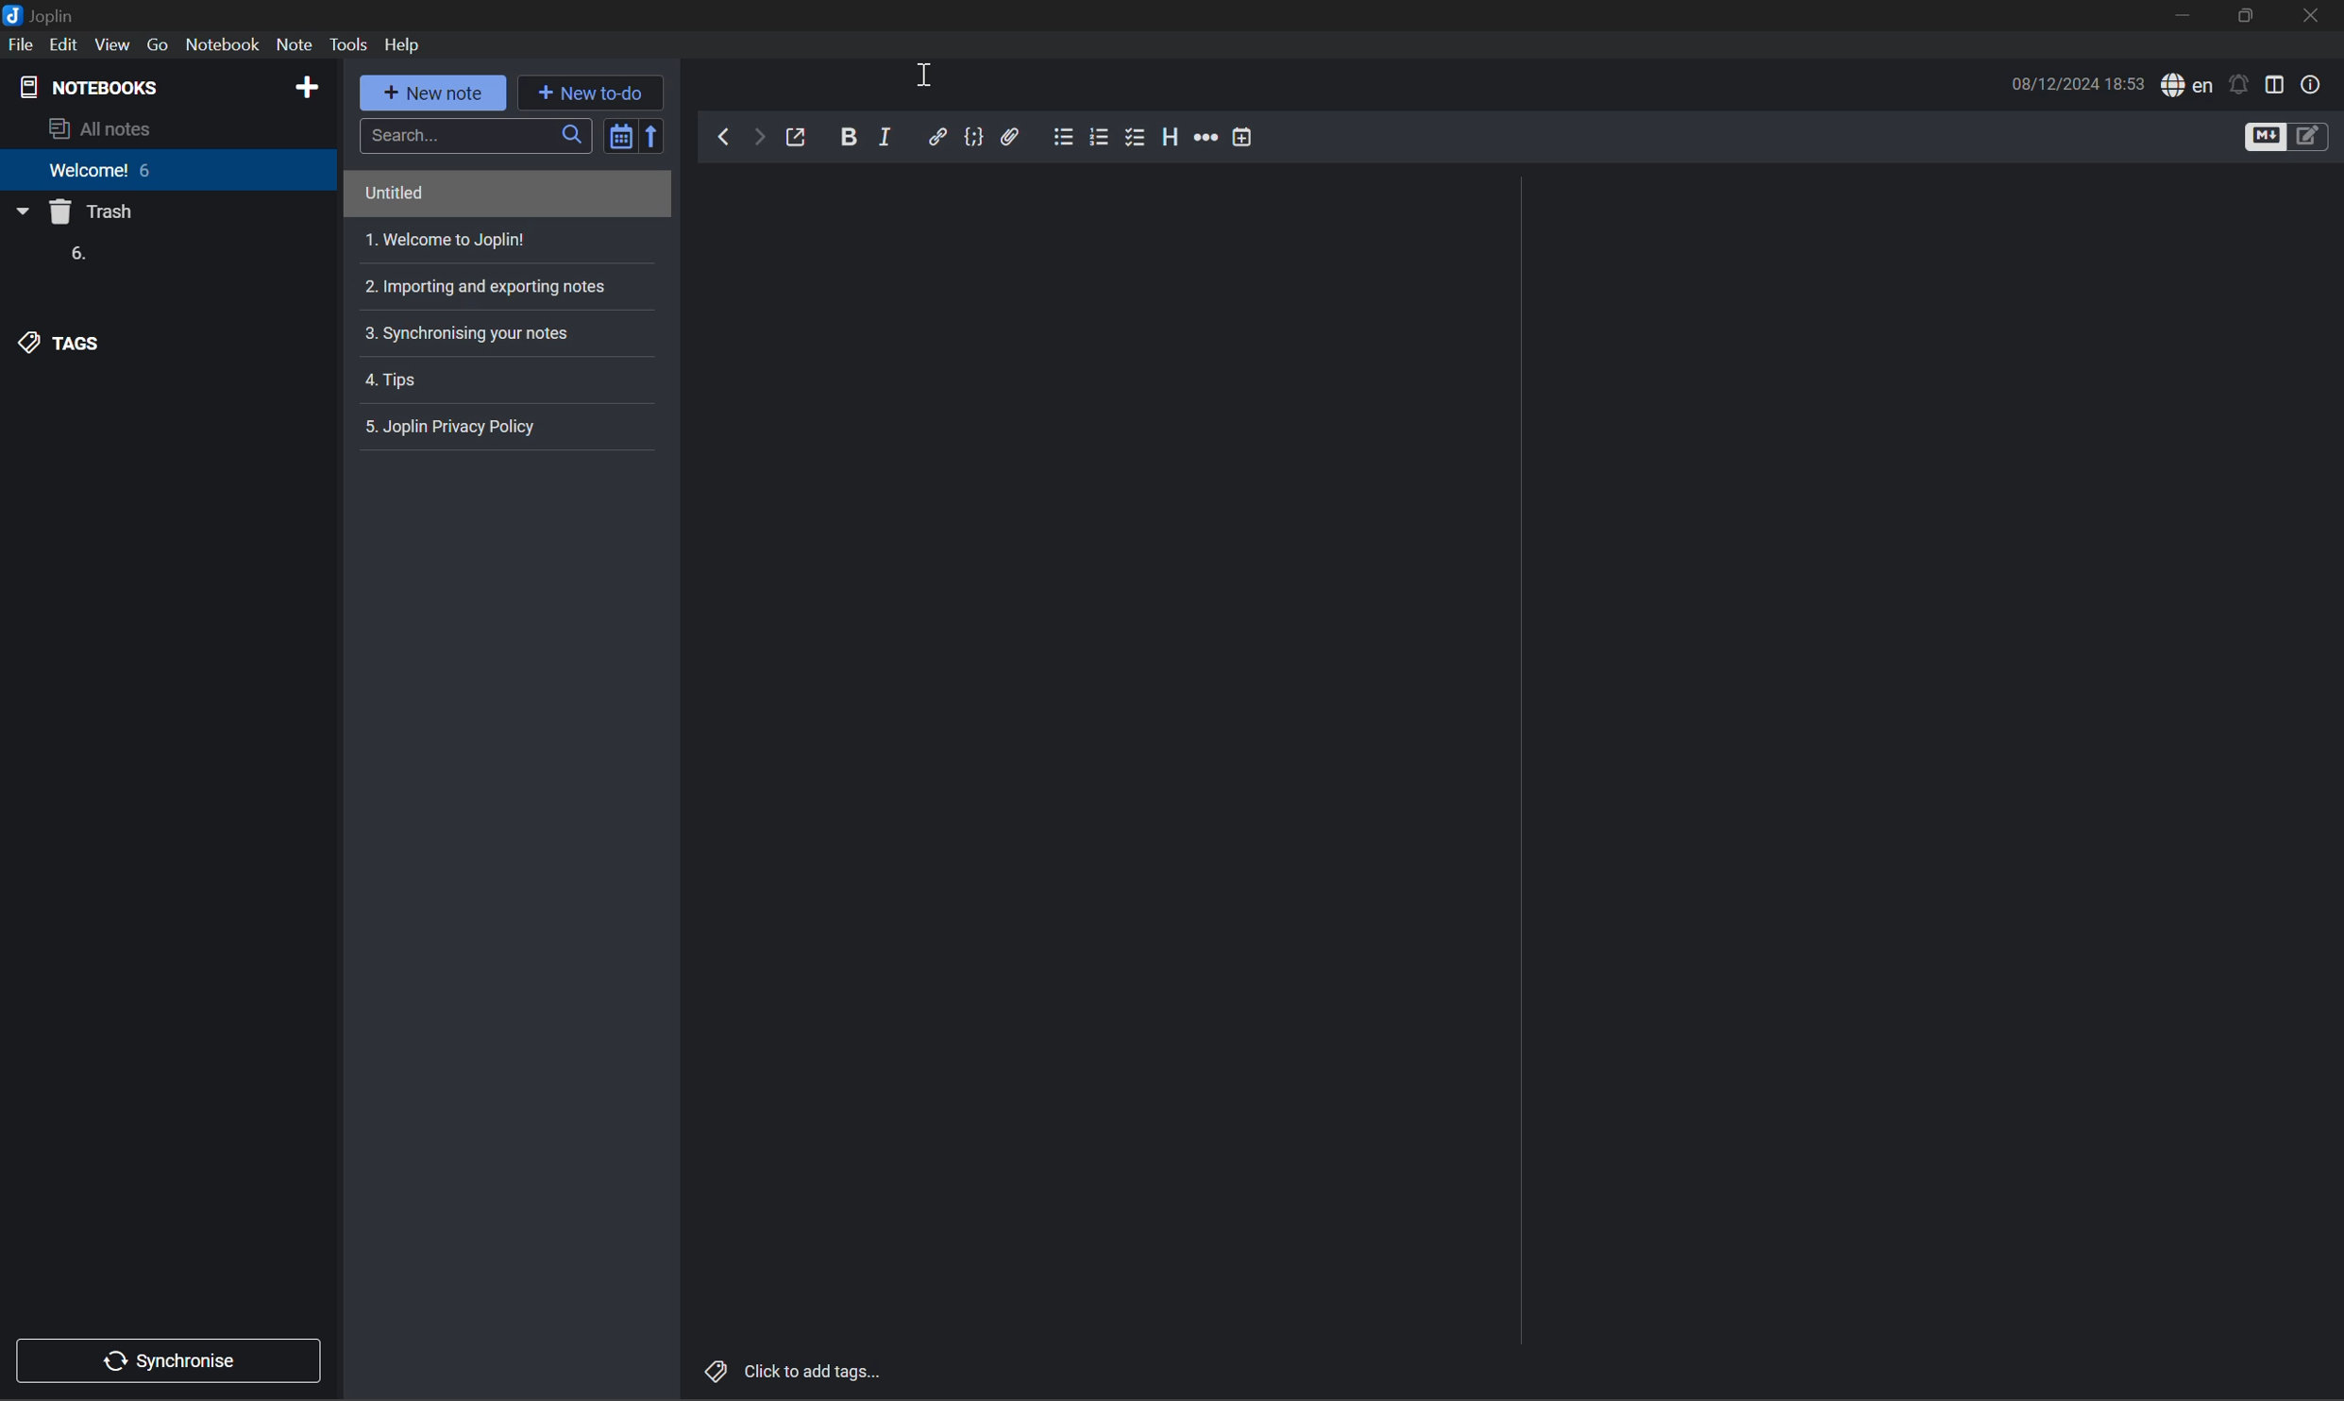  Describe the element at coordinates (2237, 83) in the screenshot. I see `Set alarm` at that location.